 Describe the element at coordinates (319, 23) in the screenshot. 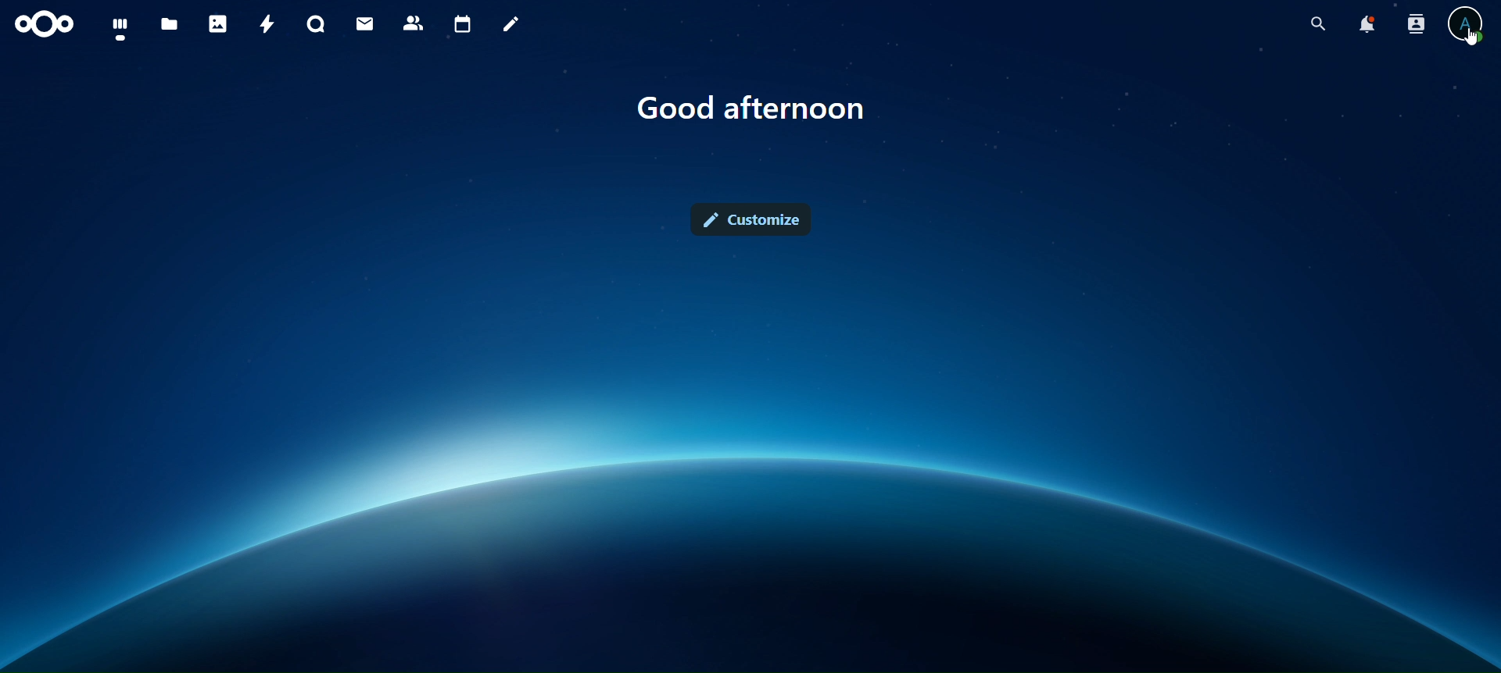

I see `talk` at that location.